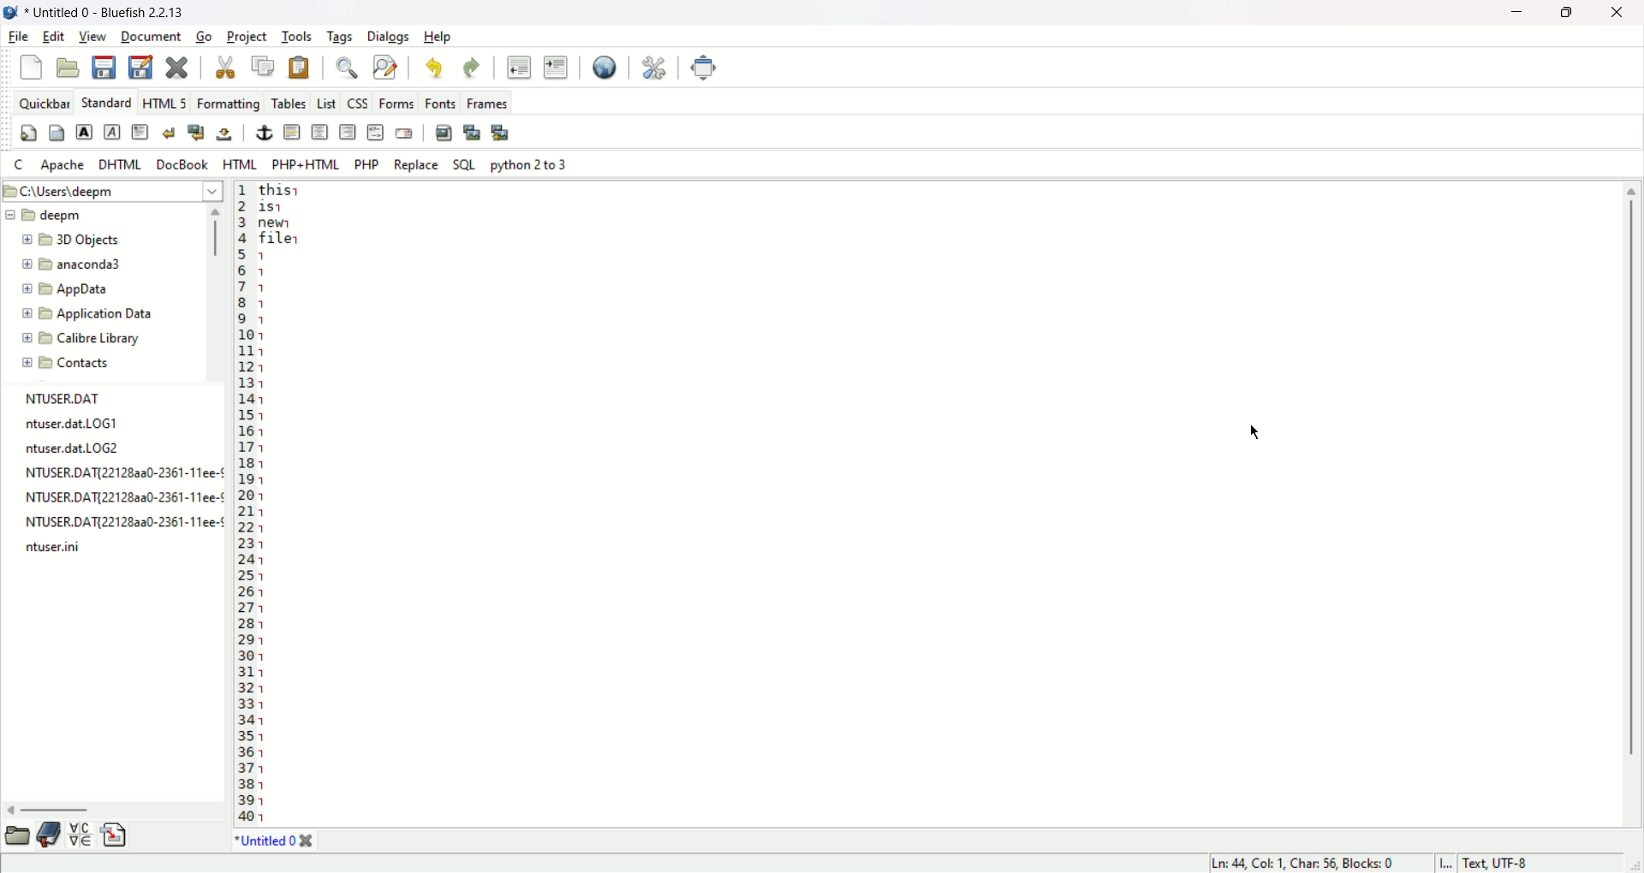  I want to click on standard, so click(105, 104).